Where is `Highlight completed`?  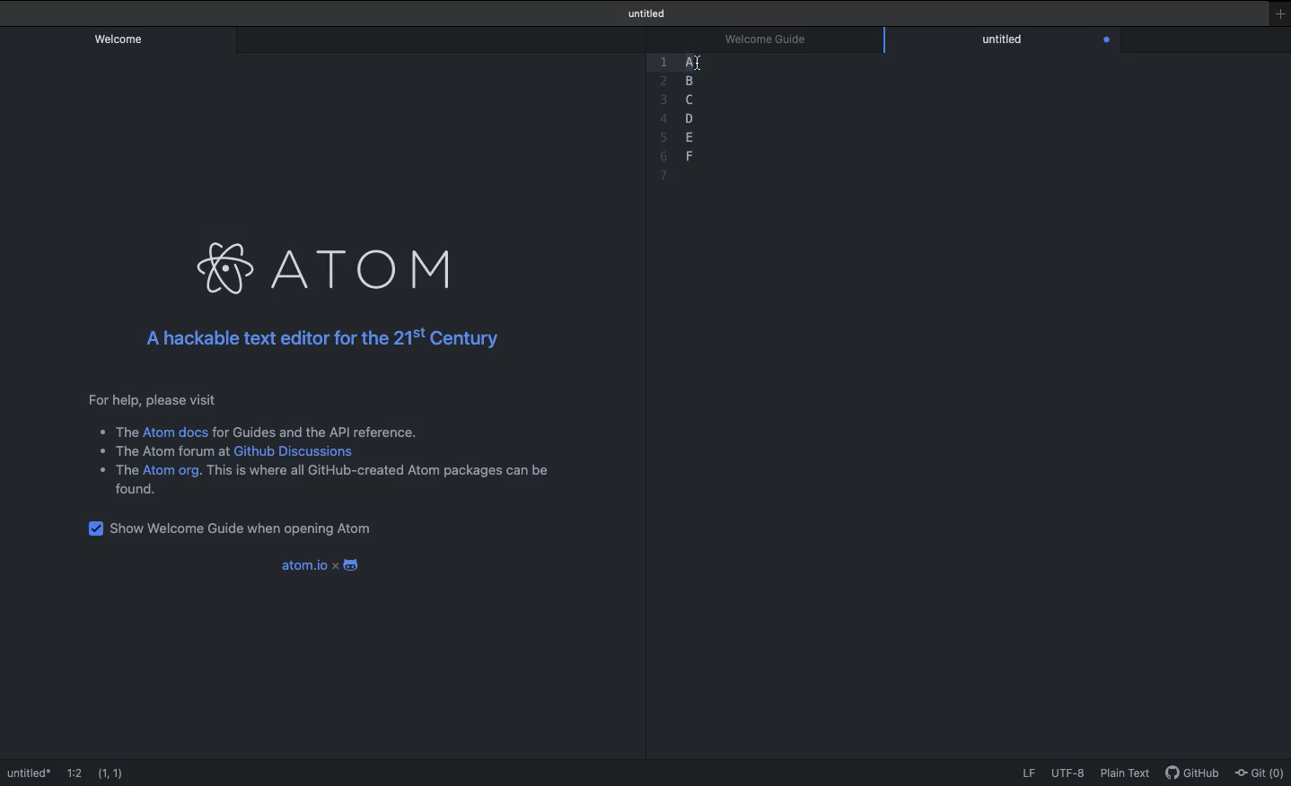 Highlight completed is located at coordinates (742, 63).